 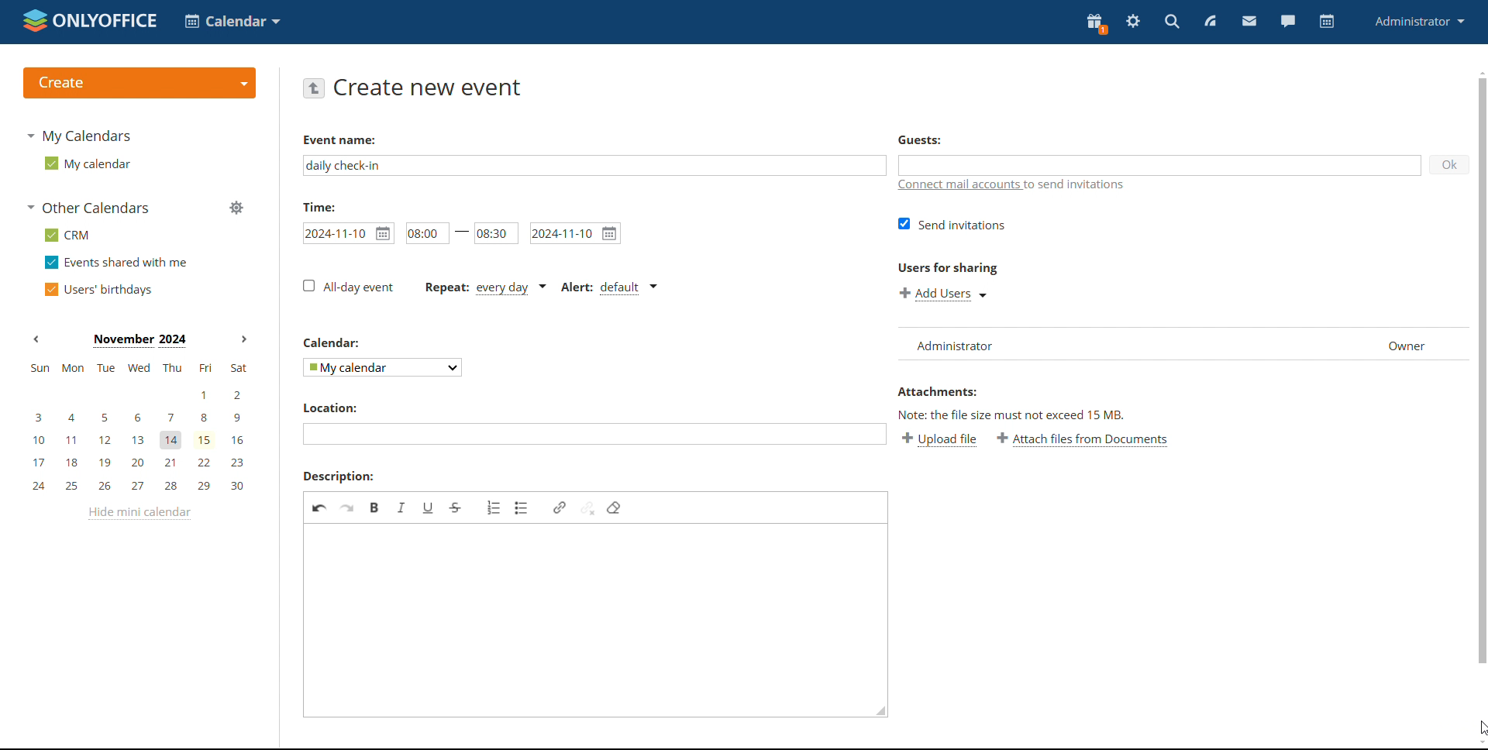 I want to click on create new event, so click(x=428, y=88).